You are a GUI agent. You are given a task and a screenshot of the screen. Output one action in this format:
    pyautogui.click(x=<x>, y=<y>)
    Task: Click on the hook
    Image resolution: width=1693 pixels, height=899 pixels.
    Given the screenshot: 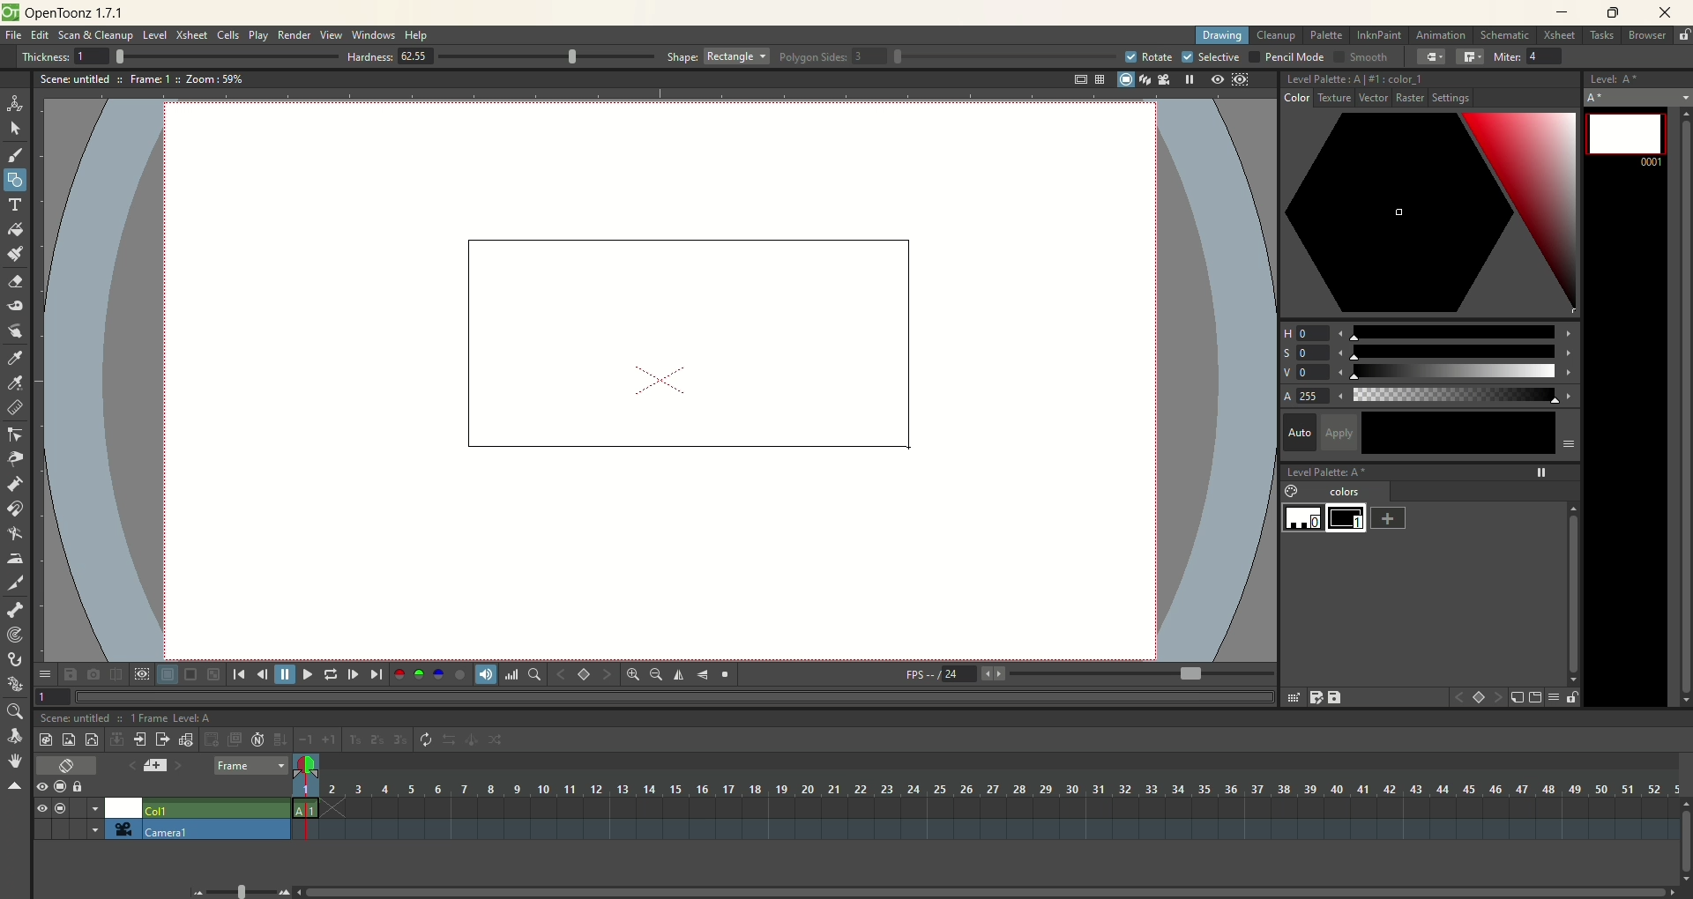 What is the action you would take?
    pyautogui.click(x=17, y=661)
    